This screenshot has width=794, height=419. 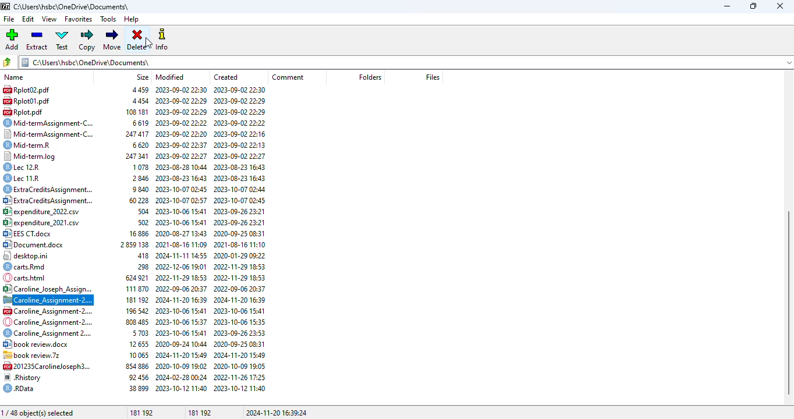 What do you see at coordinates (62, 40) in the screenshot?
I see `test` at bounding box center [62, 40].